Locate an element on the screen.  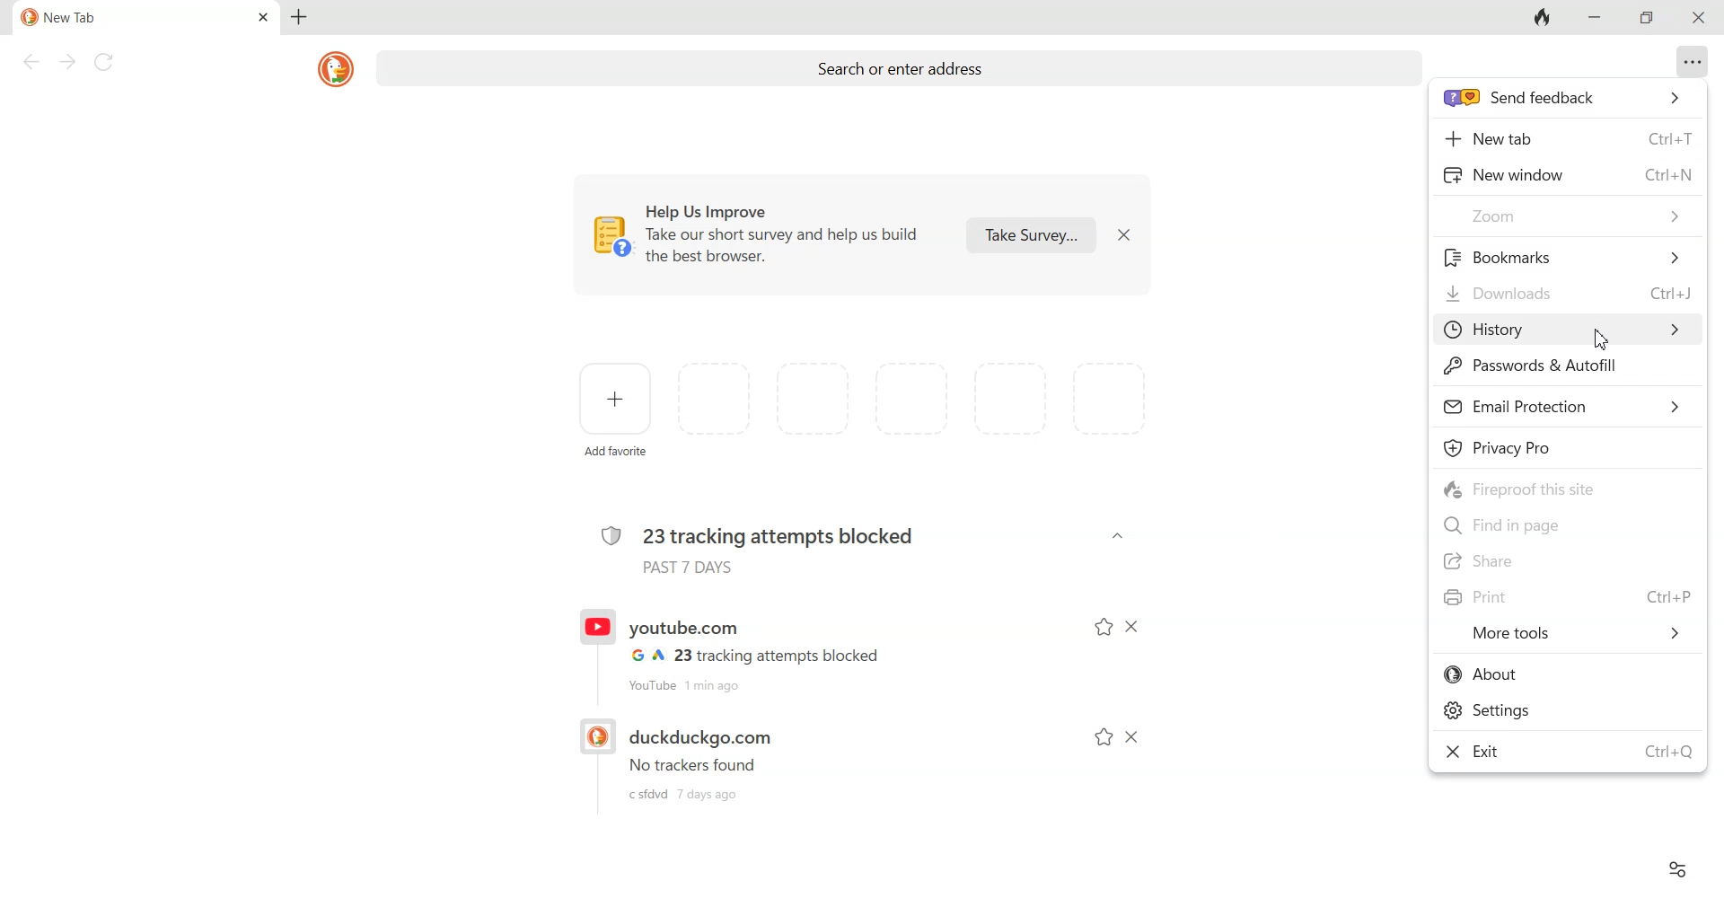
Recent history is located at coordinates (752, 759).